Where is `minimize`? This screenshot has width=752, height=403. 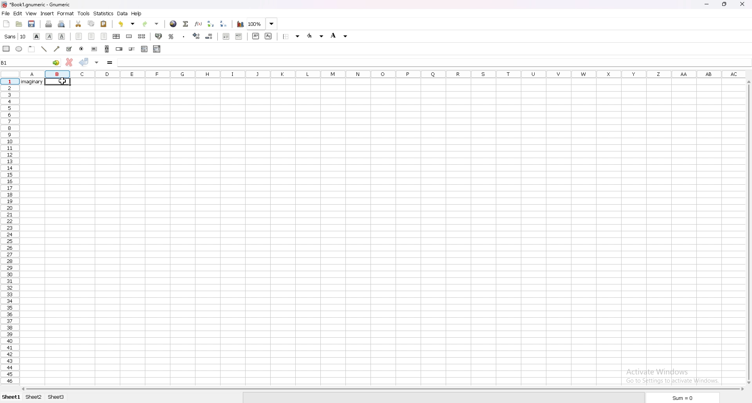 minimize is located at coordinates (707, 4).